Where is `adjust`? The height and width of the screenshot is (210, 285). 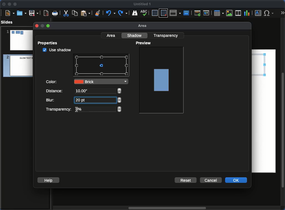 adjust is located at coordinates (119, 91).